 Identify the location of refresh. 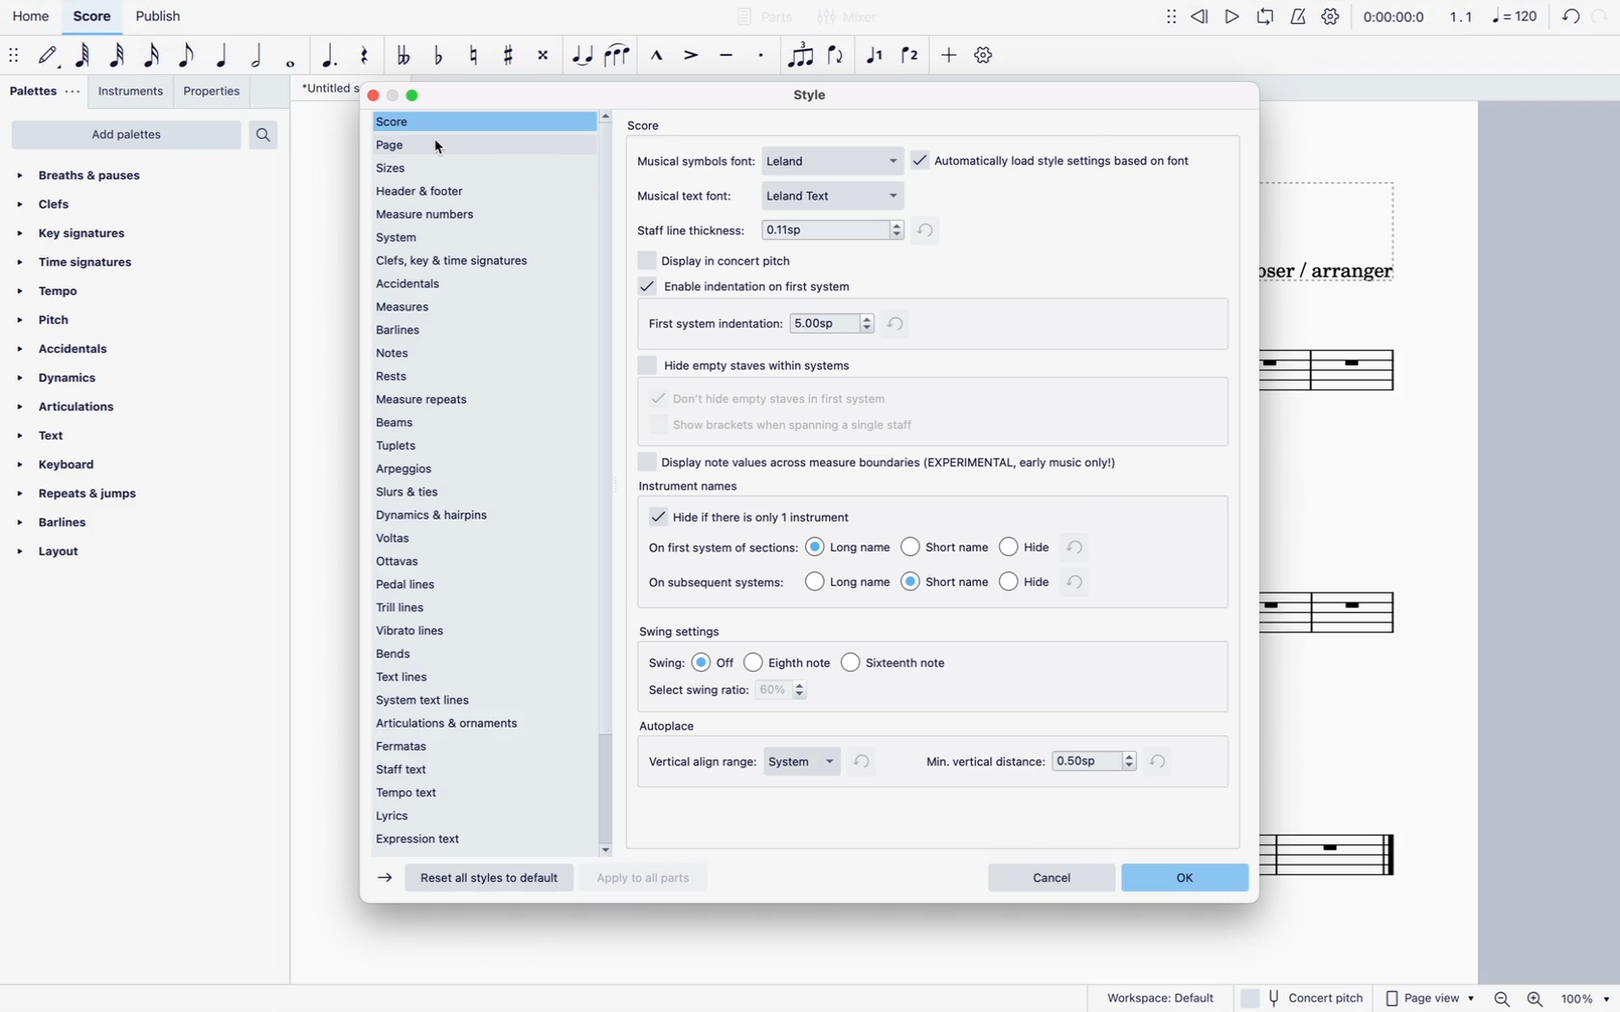
(870, 765).